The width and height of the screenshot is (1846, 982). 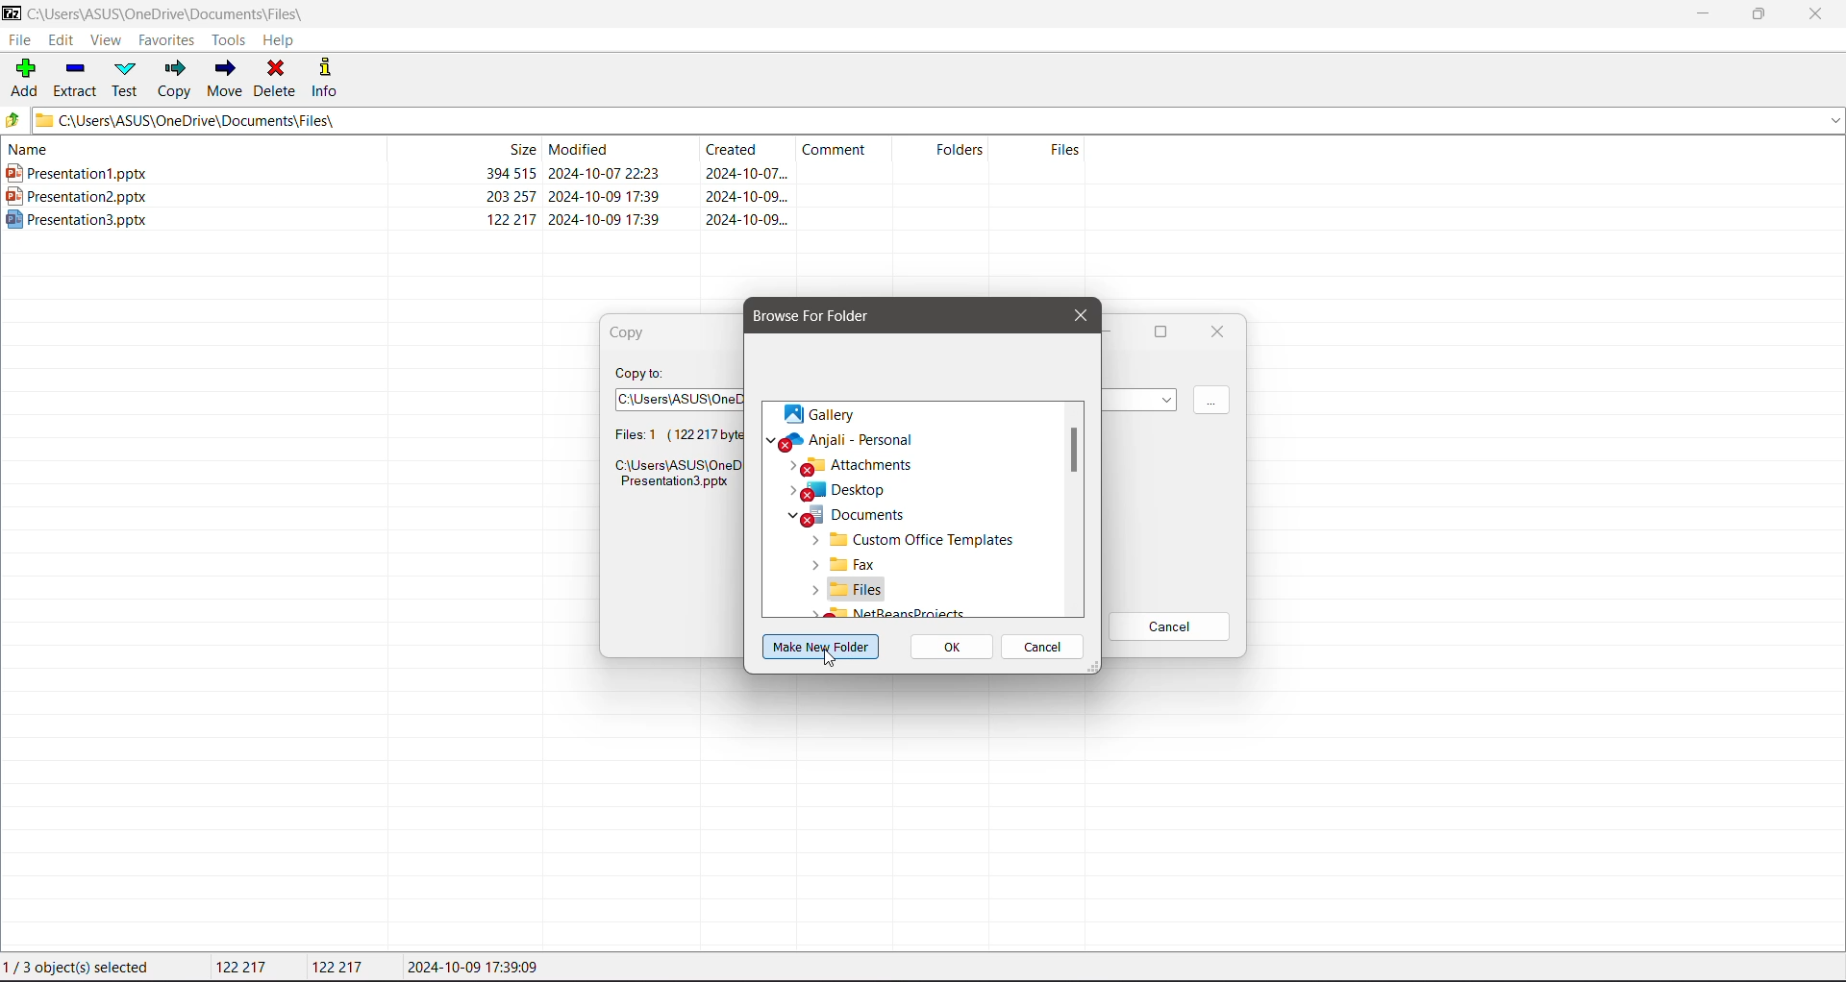 What do you see at coordinates (245, 968) in the screenshot?
I see `Total Size of selected file(s)` at bounding box center [245, 968].